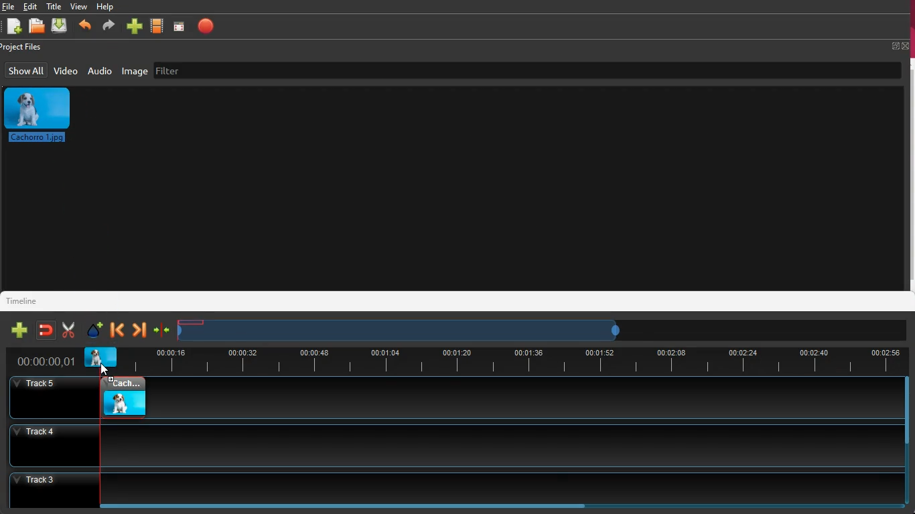 The height and width of the screenshot is (514, 915). I want to click on timeline, so click(530, 359).